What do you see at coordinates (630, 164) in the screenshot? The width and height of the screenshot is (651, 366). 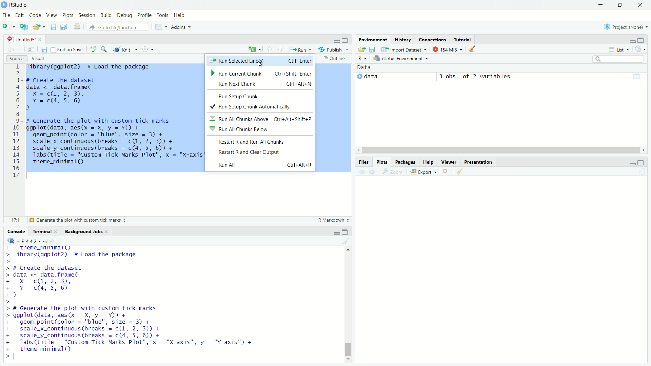 I see `minimize` at bounding box center [630, 164].